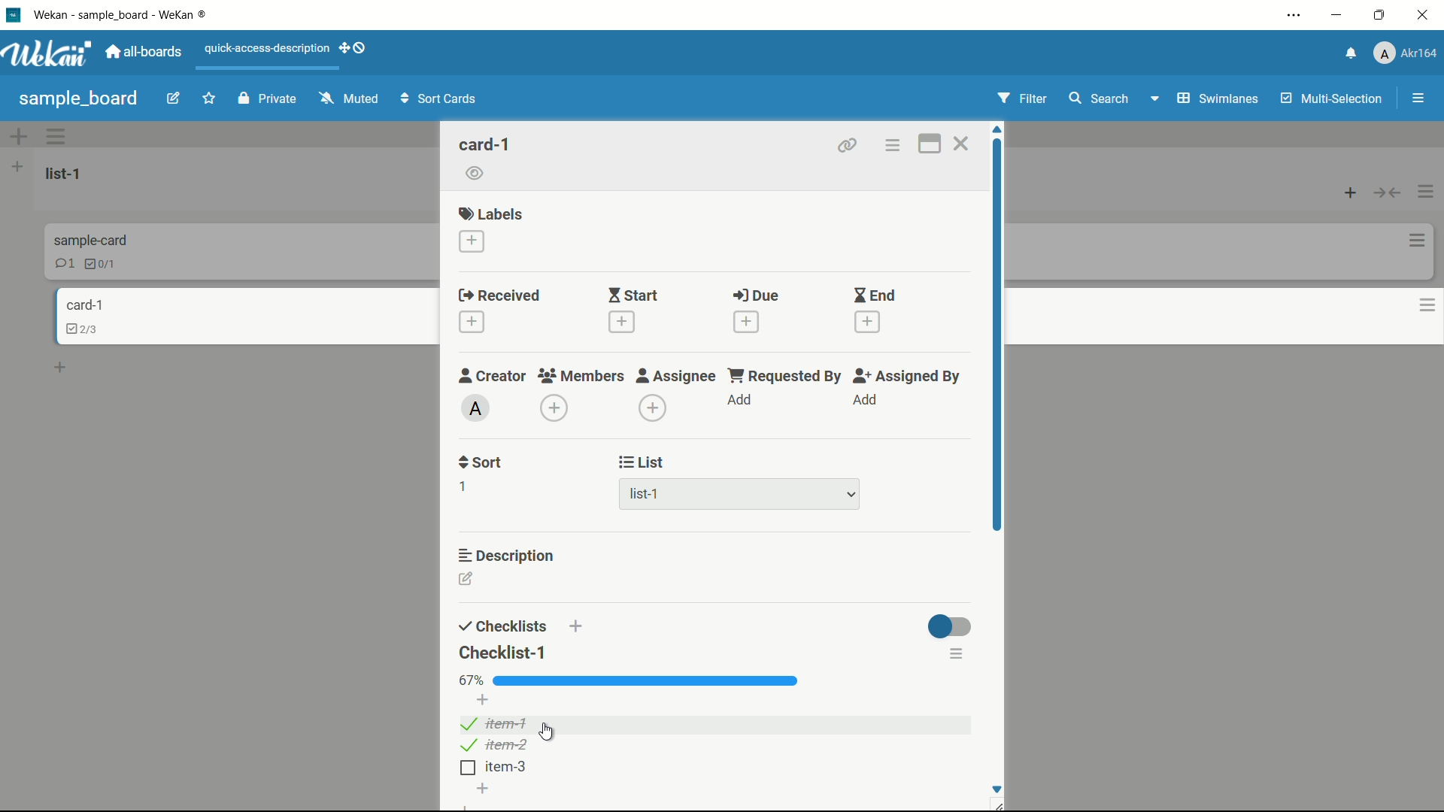  I want to click on start, so click(633, 297).